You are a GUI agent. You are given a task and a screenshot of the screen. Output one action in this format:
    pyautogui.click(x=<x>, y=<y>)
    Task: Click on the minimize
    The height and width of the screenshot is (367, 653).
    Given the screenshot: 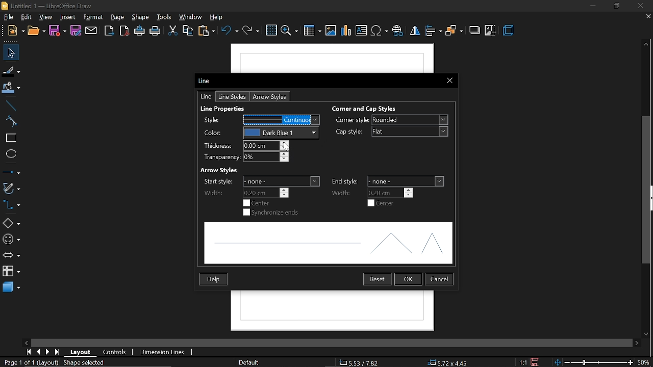 What is the action you would take?
    pyautogui.click(x=592, y=6)
    